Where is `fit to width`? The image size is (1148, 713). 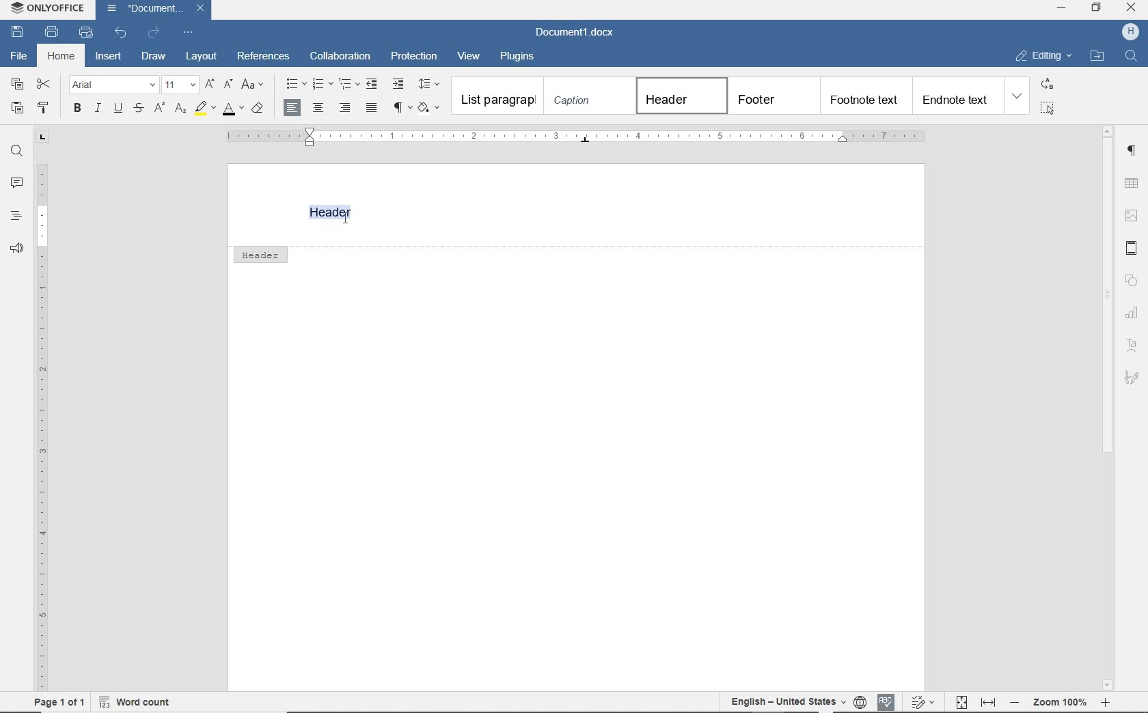 fit to width is located at coordinates (989, 702).